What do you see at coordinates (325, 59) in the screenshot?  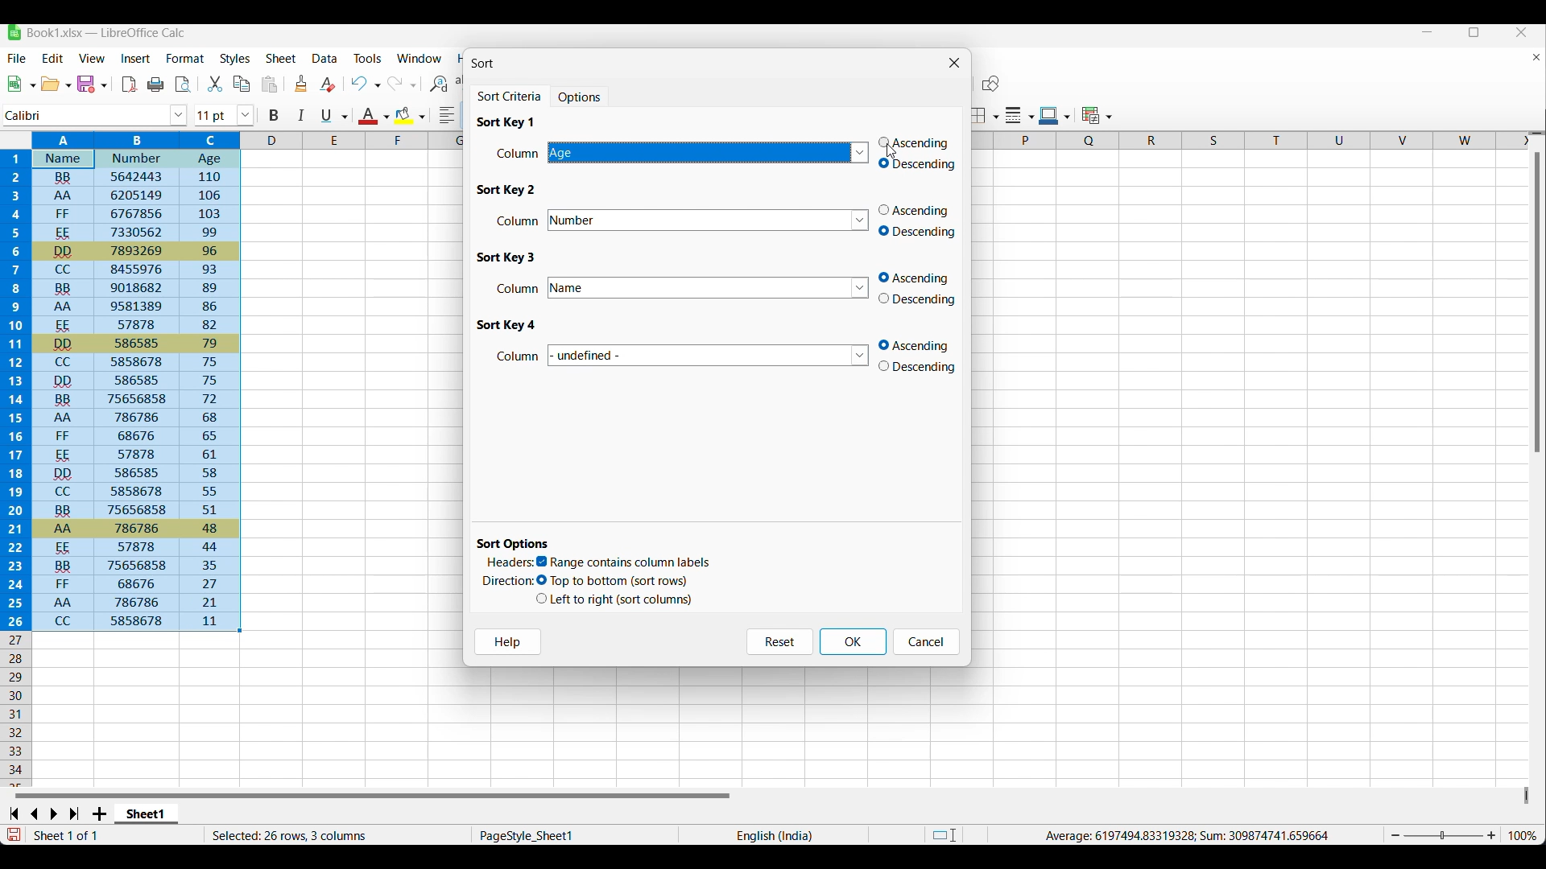 I see `Data menu` at bounding box center [325, 59].